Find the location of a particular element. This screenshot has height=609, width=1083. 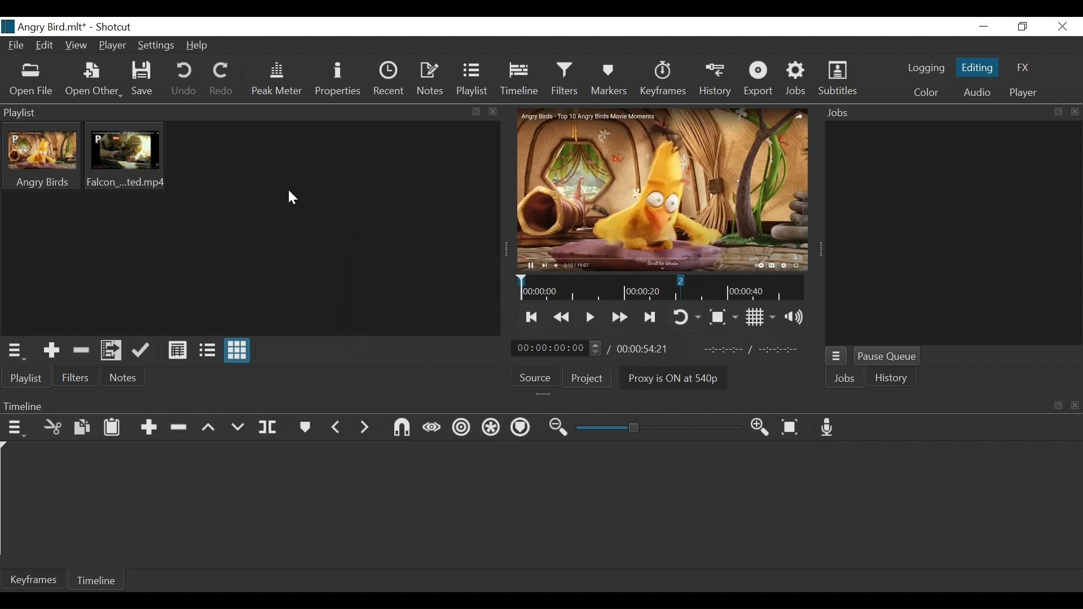

File is located at coordinates (16, 46).